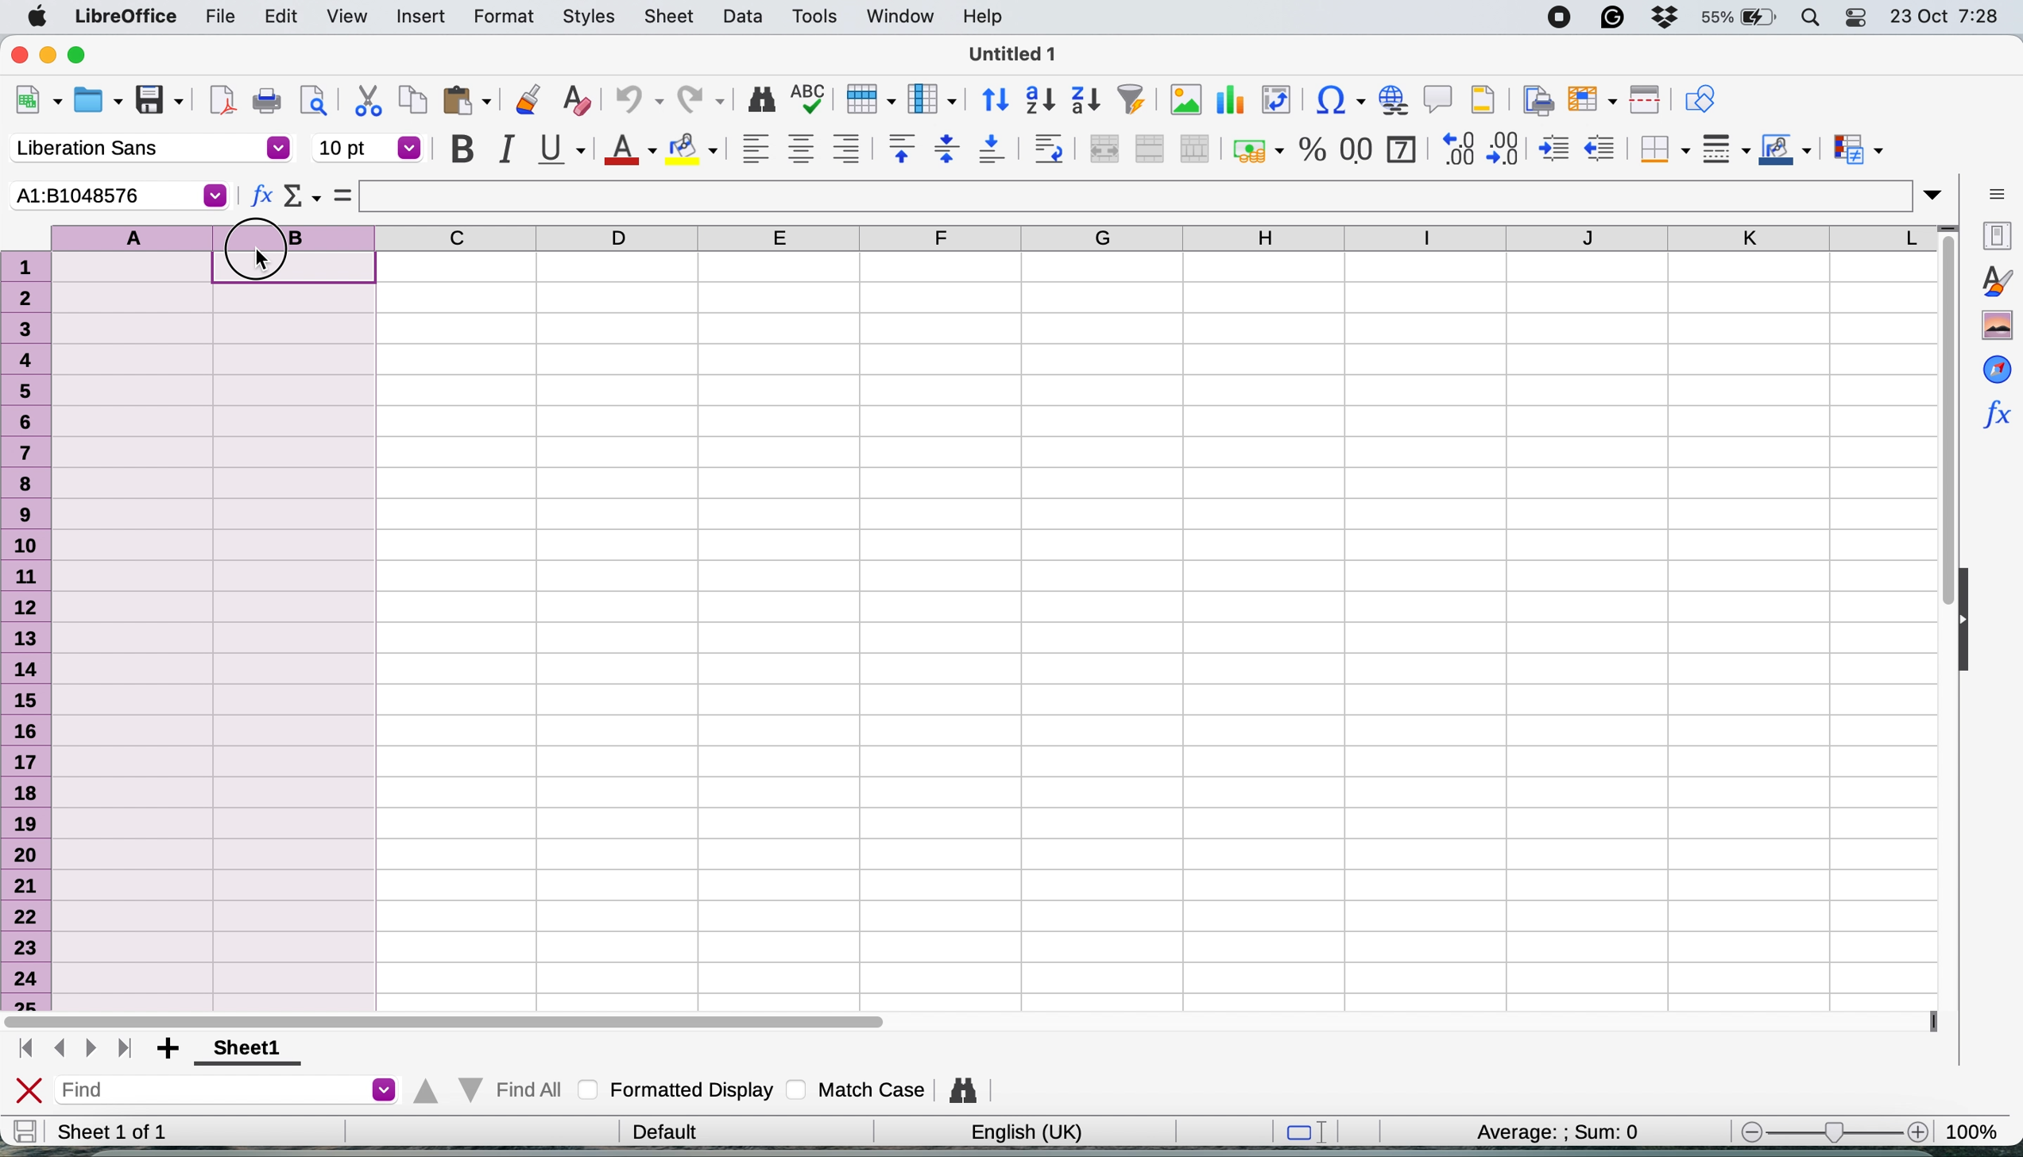 The height and width of the screenshot is (1157, 2023). What do you see at coordinates (1536, 99) in the screenshot?
I see `define print area` at bounding box center [1536, 99].